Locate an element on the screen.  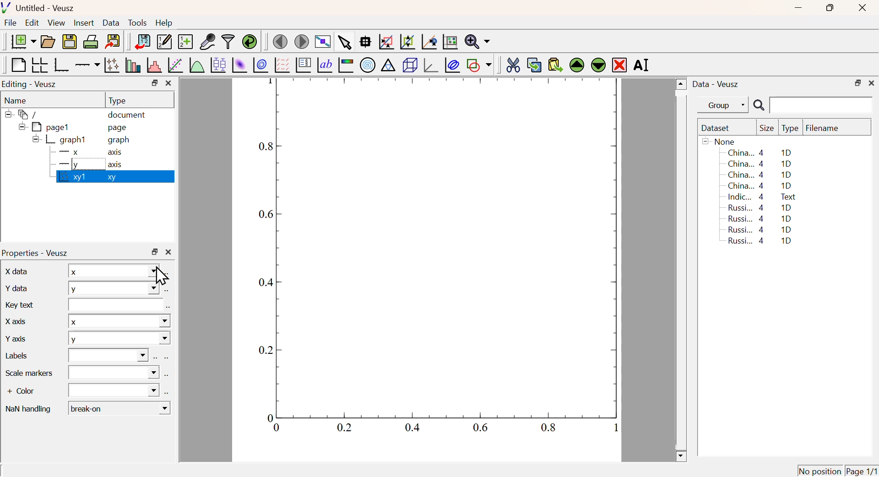
page is located at coordinates (119, 127).